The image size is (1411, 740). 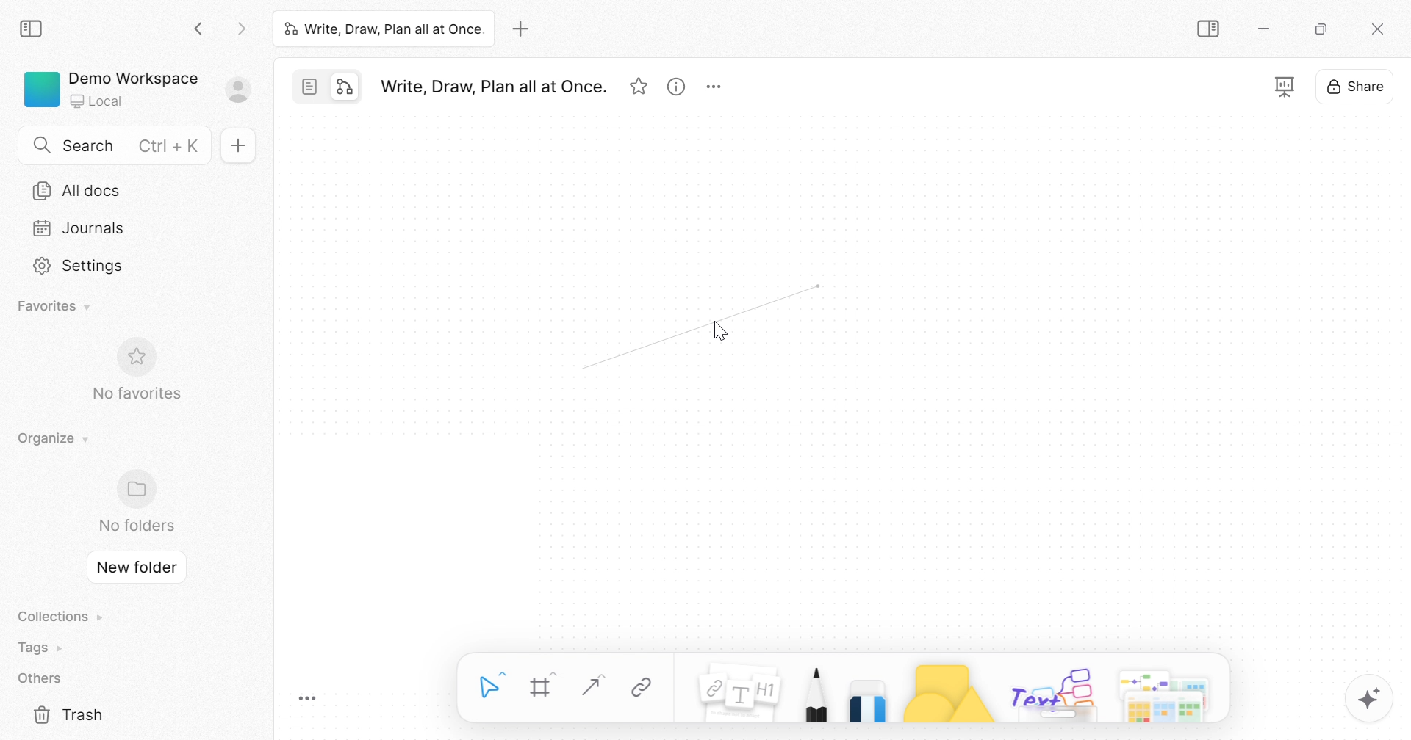 I want to click on Close, so click(x=1378, y=31).